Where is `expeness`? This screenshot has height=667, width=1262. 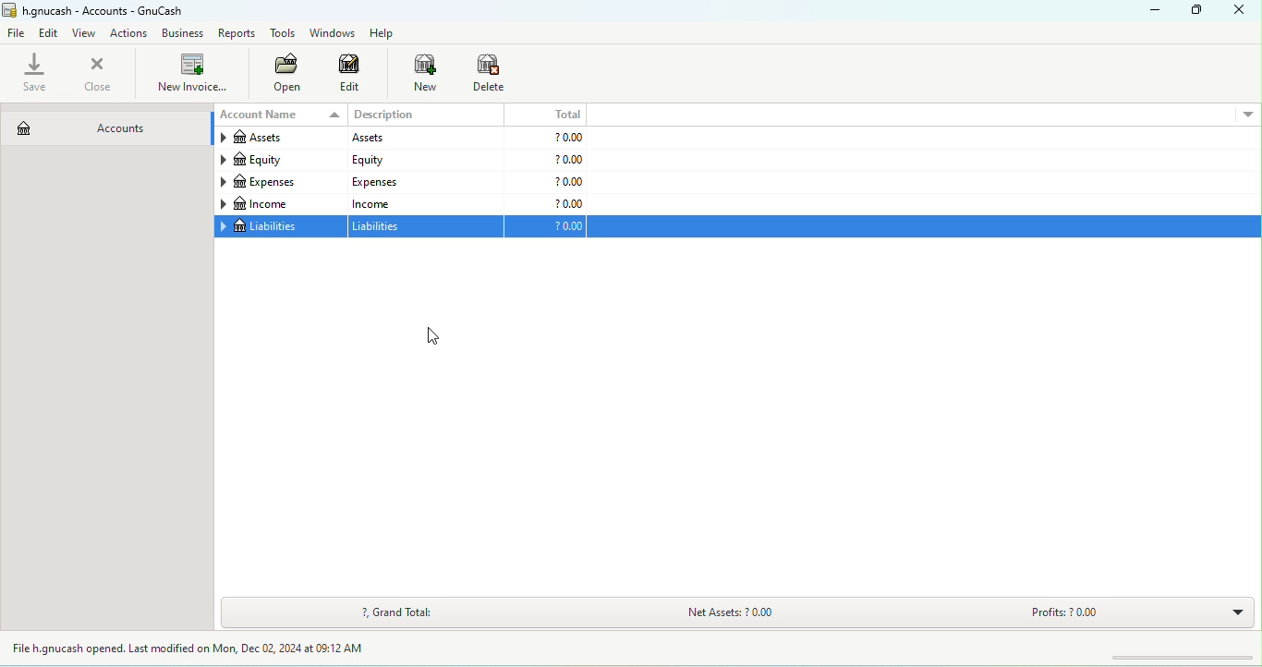
expeness is located at coordinates (422, 181).